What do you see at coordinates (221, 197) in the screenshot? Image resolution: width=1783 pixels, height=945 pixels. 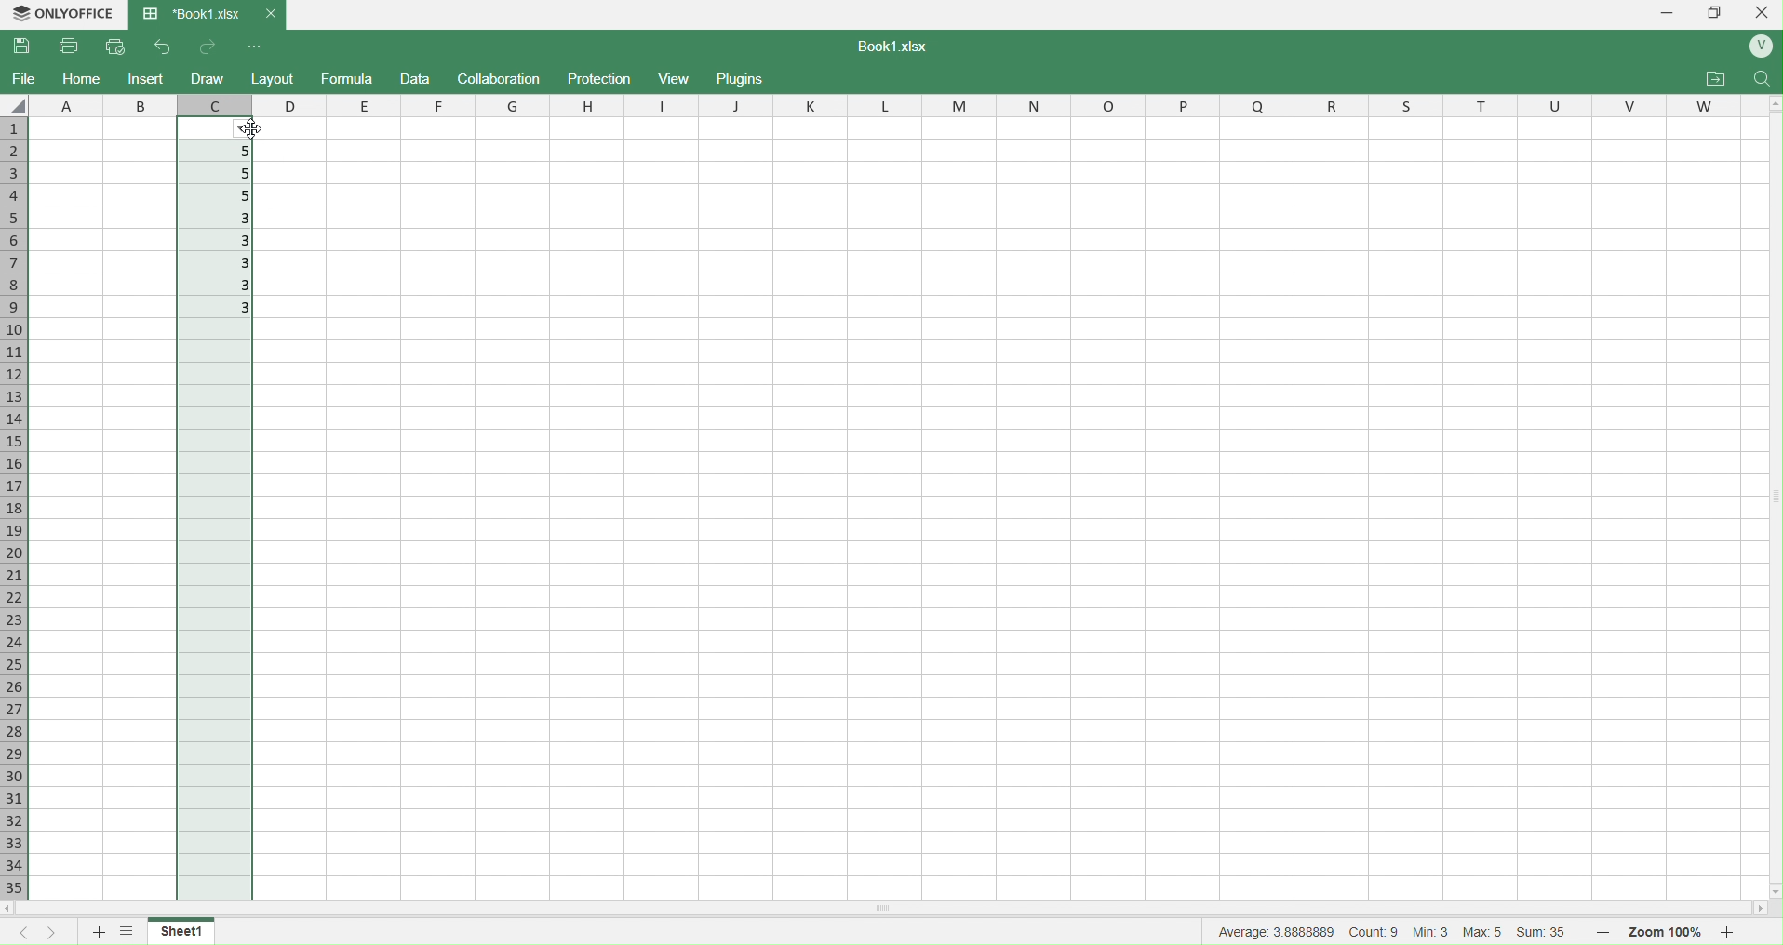 I see `5` at bounding box center [221, 197].